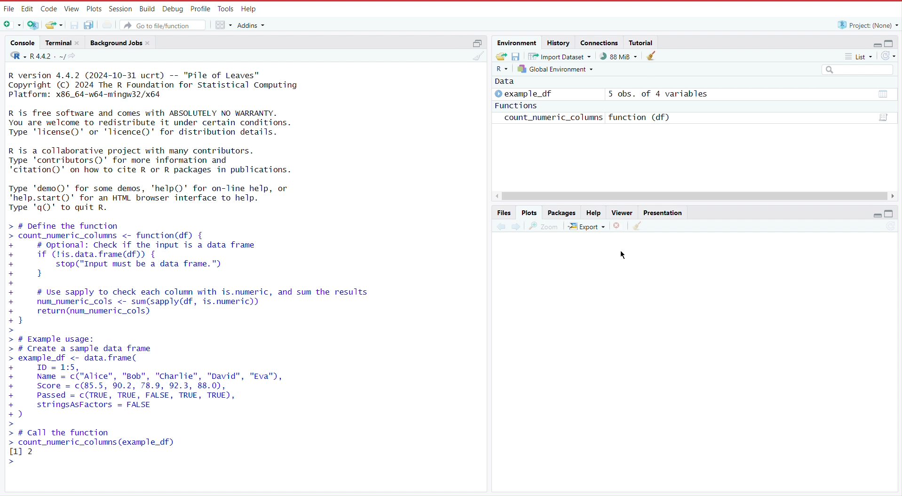 The width and height of the screenshot is (902, 496). Describe the element at coordinates (884, 117) in the screenshot. I see `Data/Table` at that location.